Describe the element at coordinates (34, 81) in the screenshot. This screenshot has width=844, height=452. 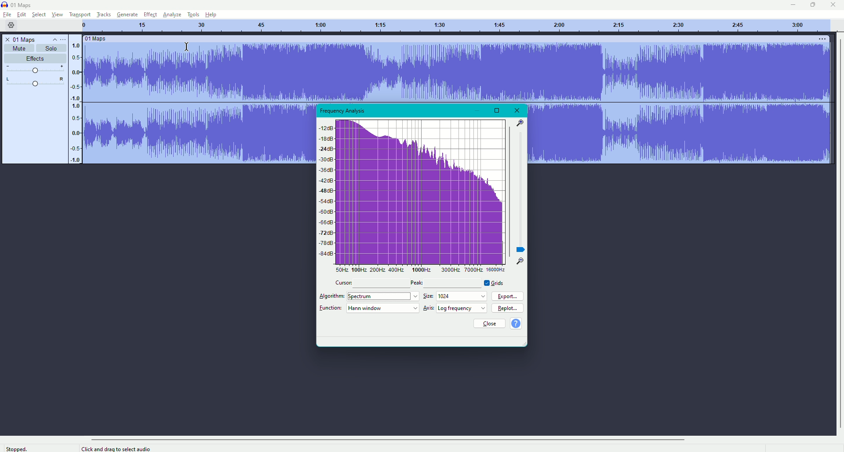
I see `L-R Slider` at that location.